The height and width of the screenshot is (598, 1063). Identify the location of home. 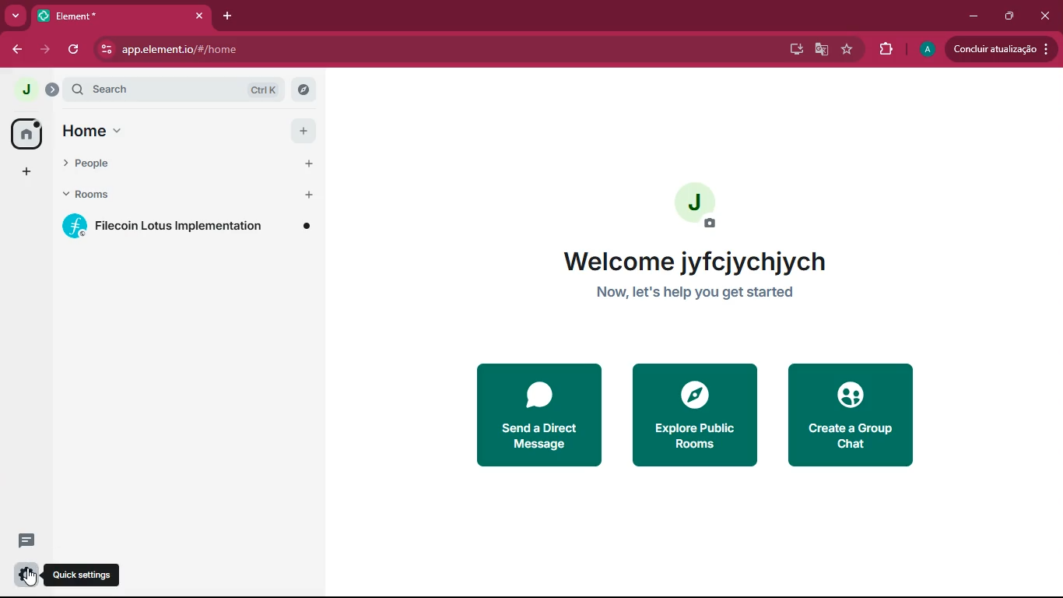
(24, 134).